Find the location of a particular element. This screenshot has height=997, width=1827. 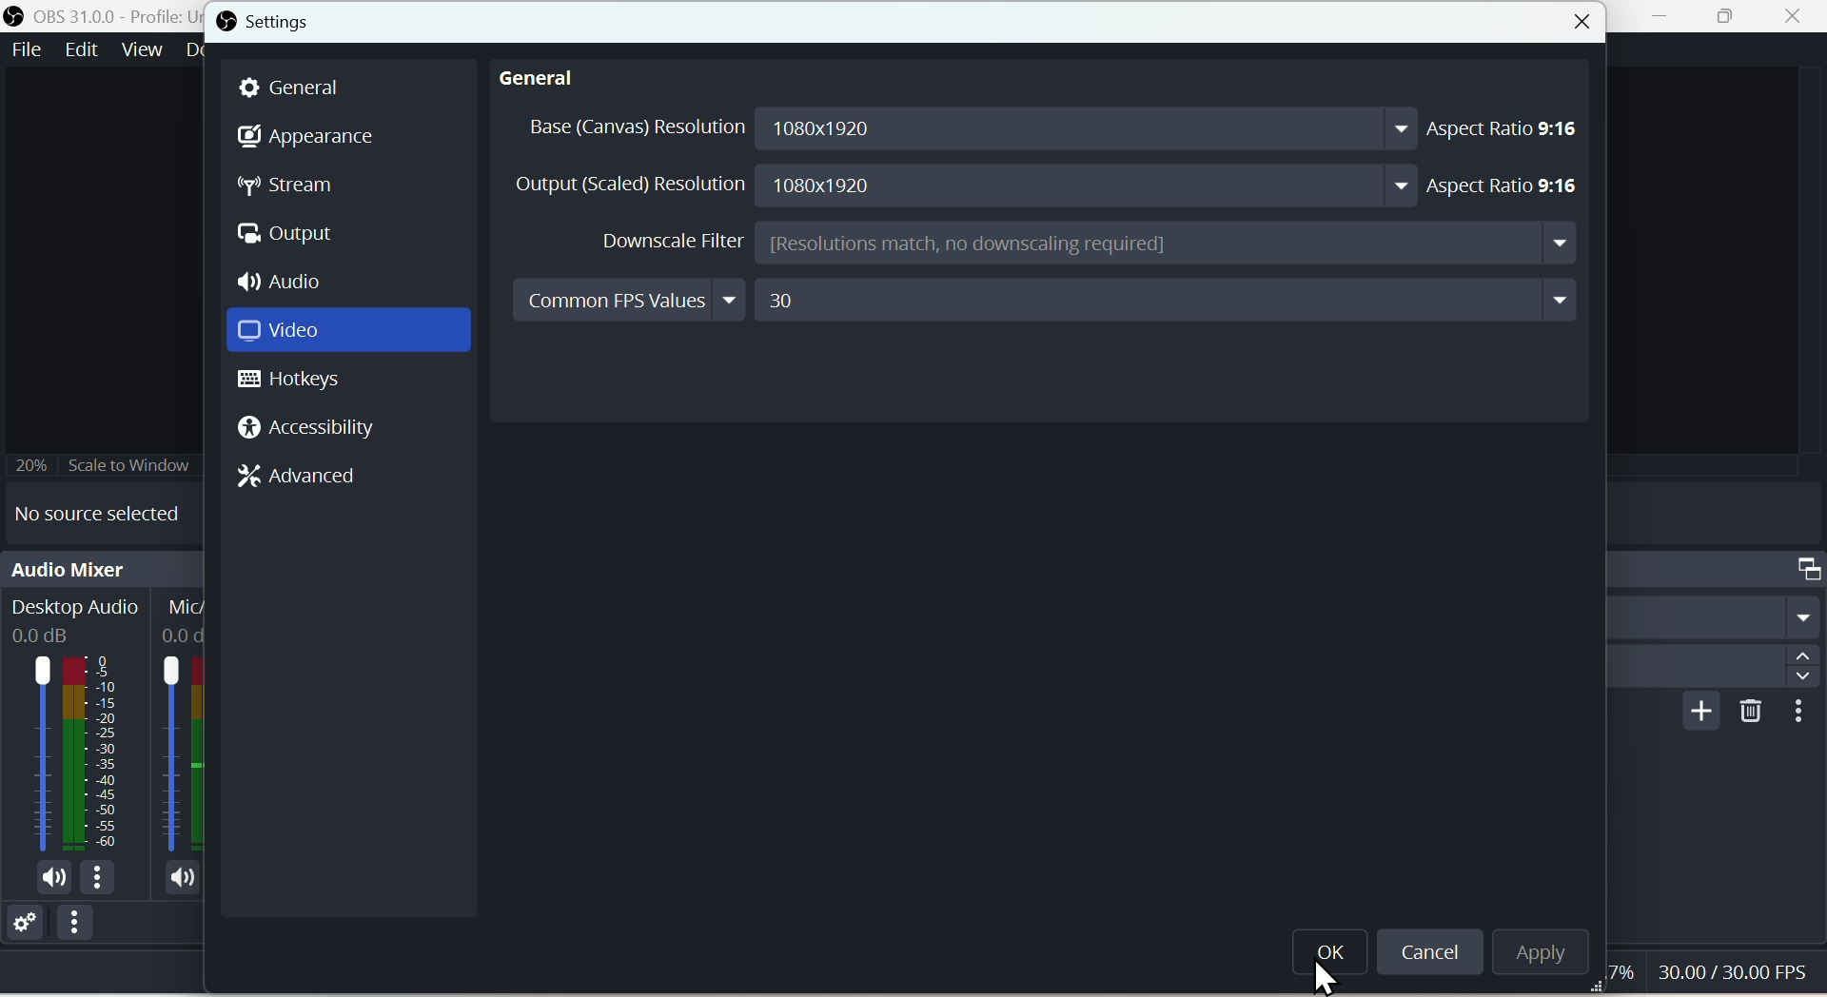

Maximise is located at coordinates (1731, 18).